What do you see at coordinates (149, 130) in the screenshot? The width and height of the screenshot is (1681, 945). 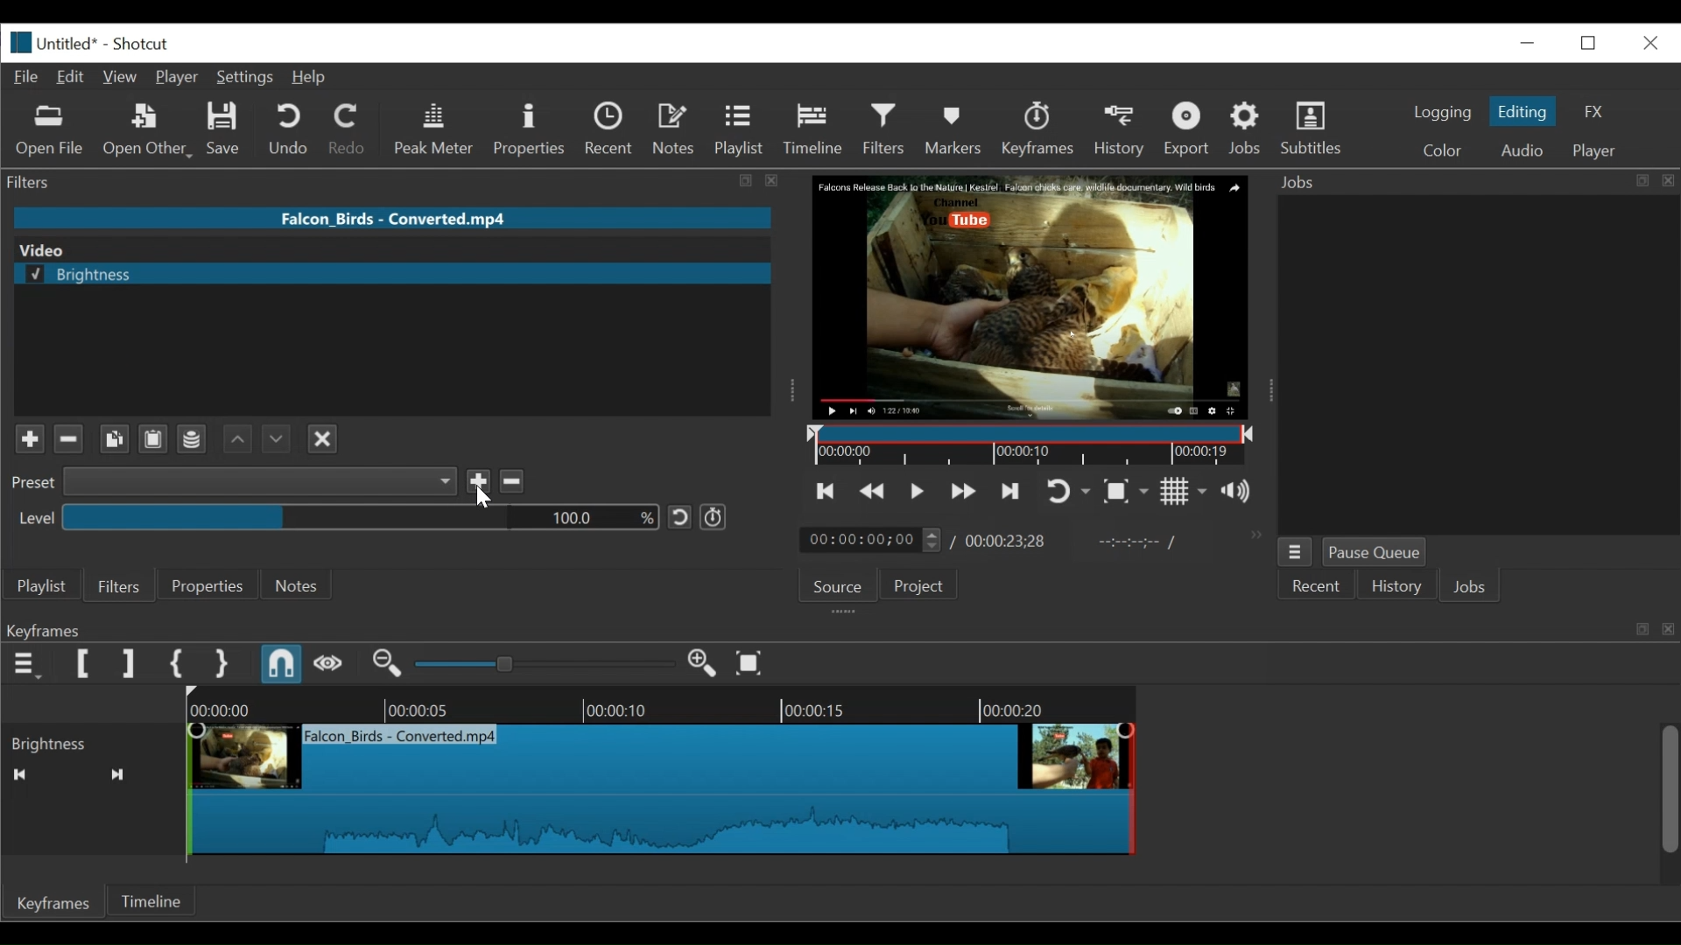 I see `Open Other` at bounding box center [149, 130].